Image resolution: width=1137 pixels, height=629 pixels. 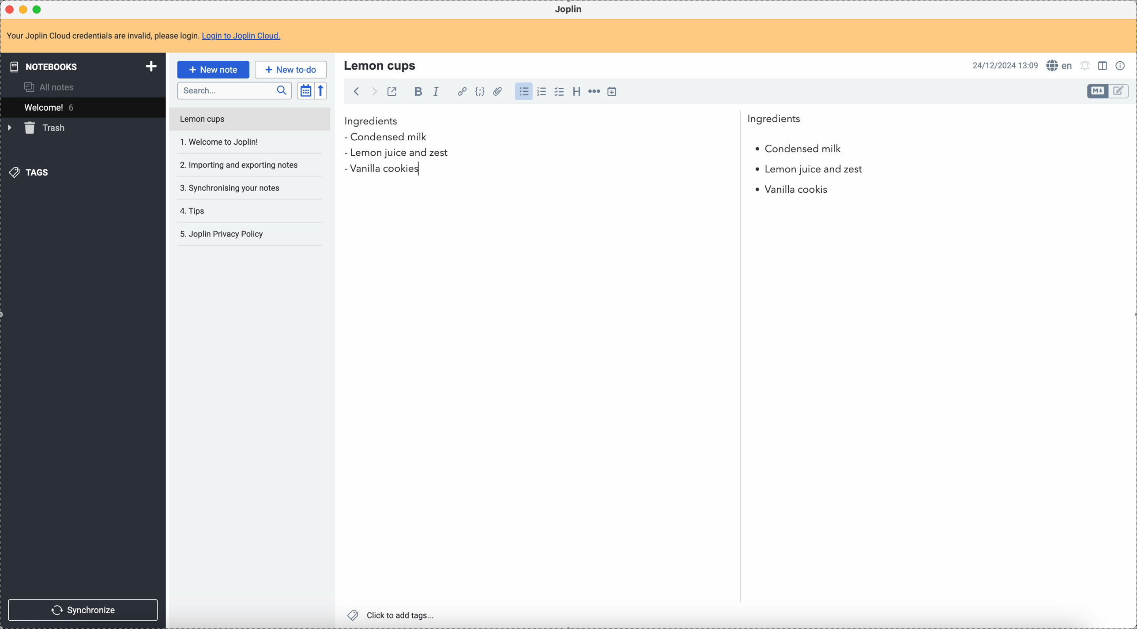 What do you see at coordinates (11, 10) in the screenshot?
I see `close` at bounding box center [11, 10].